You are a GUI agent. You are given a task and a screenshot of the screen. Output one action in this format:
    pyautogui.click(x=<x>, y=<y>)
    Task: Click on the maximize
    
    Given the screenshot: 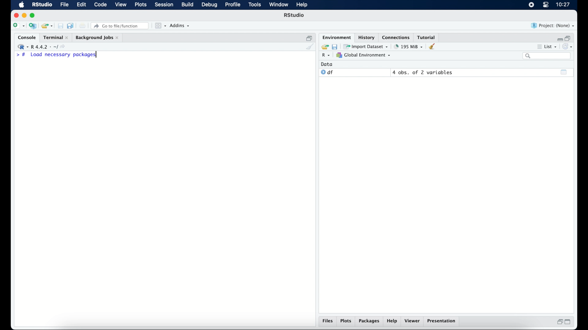 What is the action you would take?
    pyautogui.click(x=33, y=15)
    